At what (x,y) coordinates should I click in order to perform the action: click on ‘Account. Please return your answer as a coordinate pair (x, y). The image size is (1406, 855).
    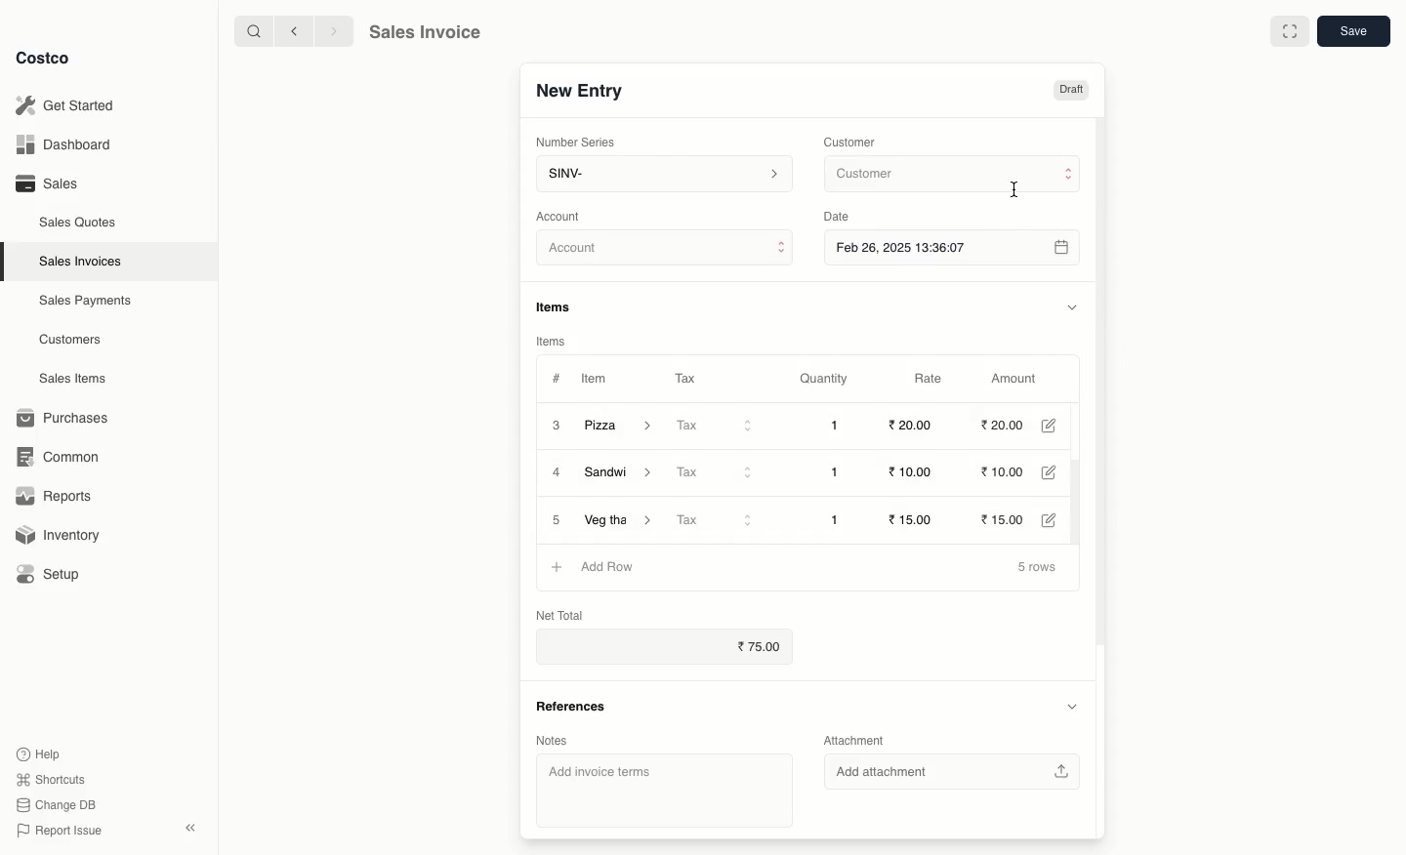
    Looking at the image, I should click on (562, 216).